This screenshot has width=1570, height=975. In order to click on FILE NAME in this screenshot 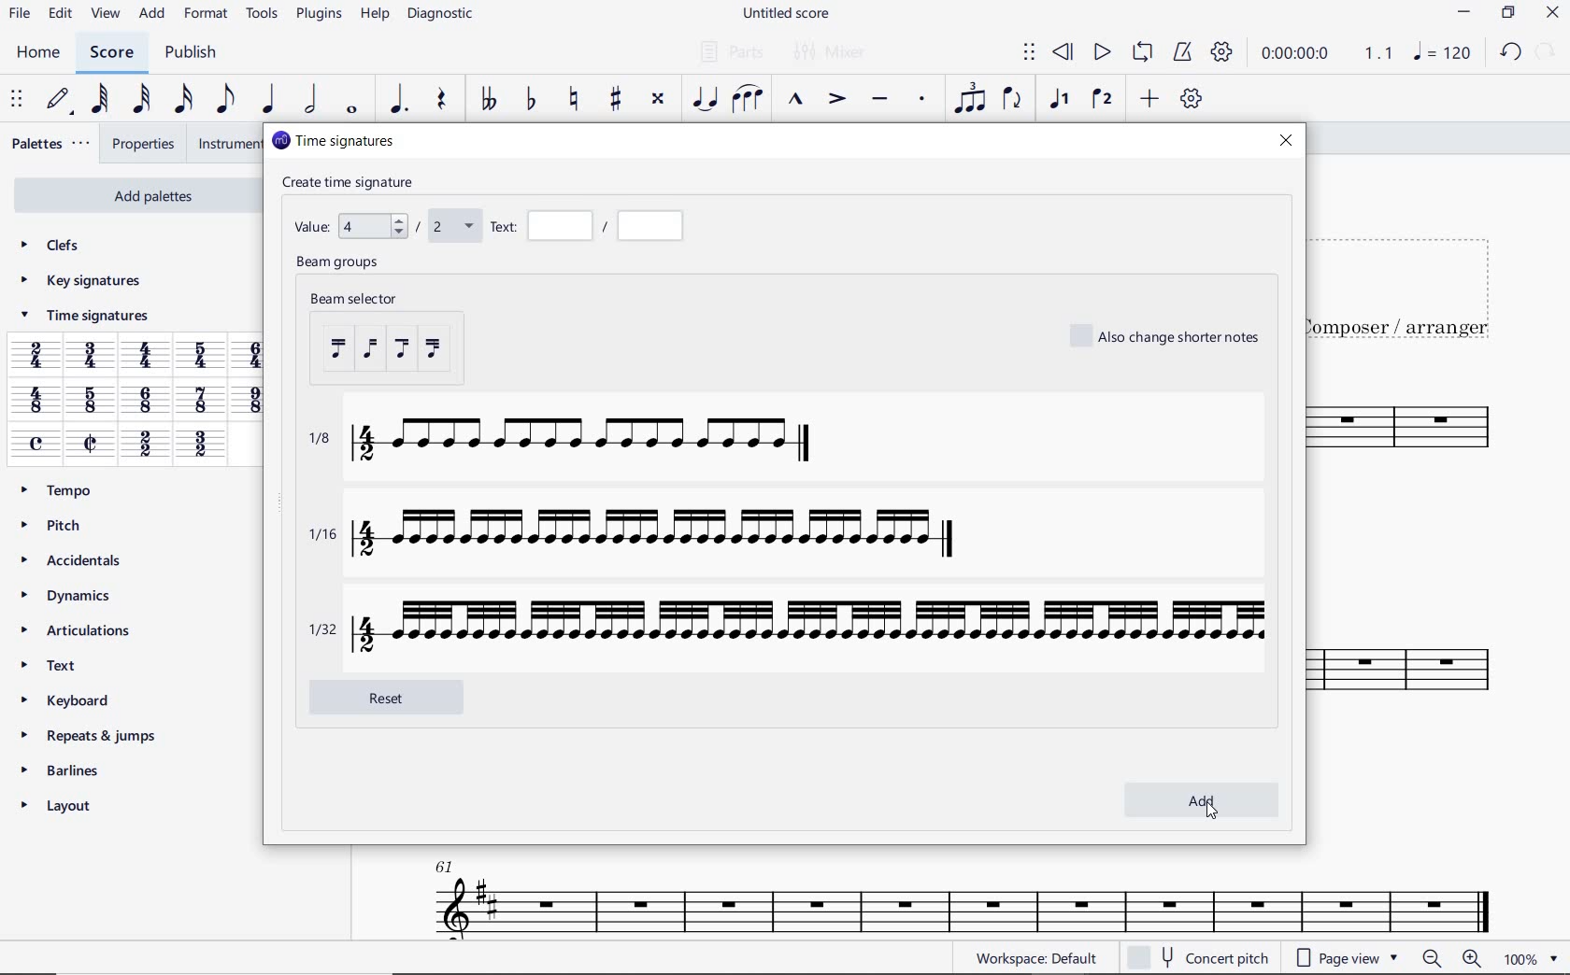, I will do `click(788, 16)`.